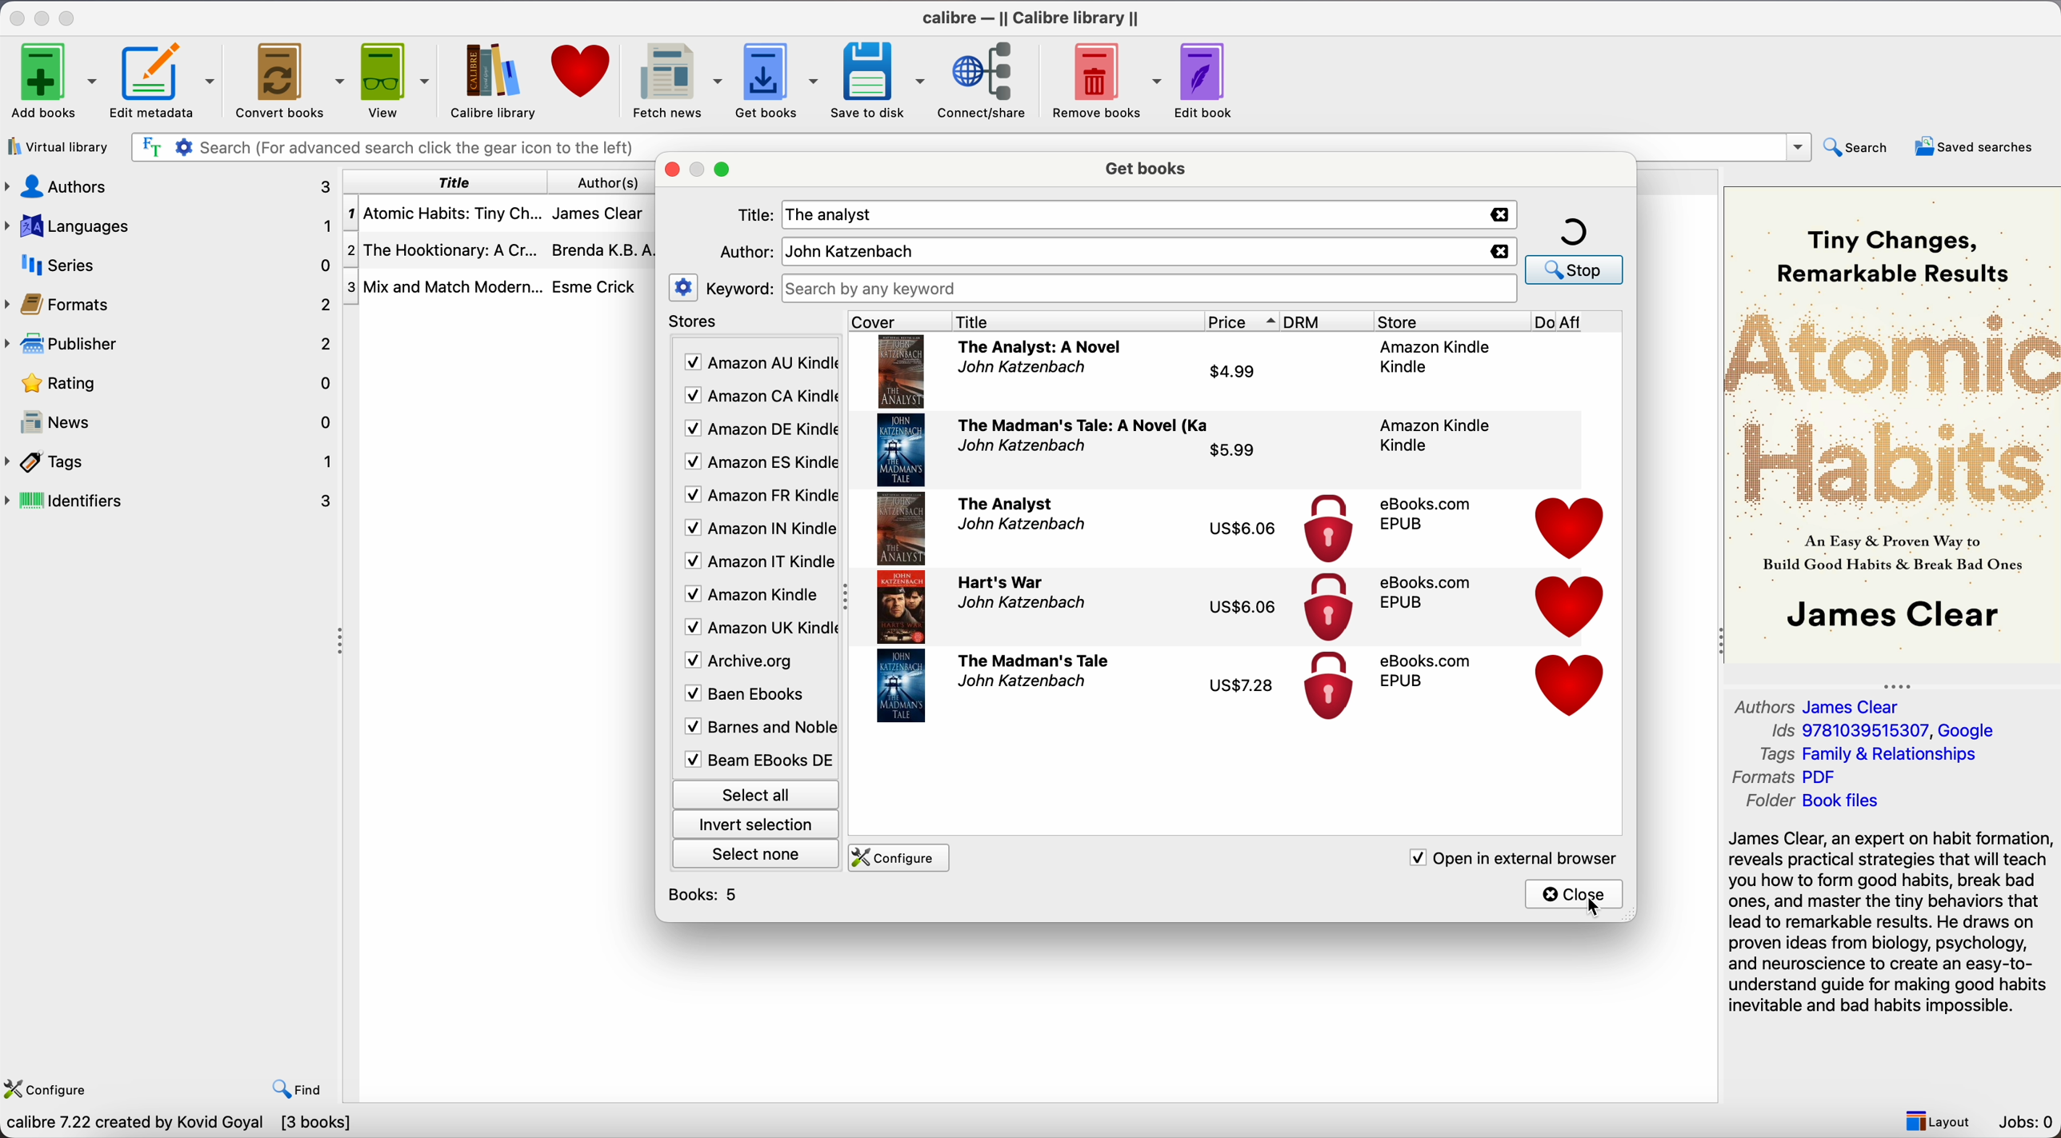  I want to click on title, so click(1075, 321).